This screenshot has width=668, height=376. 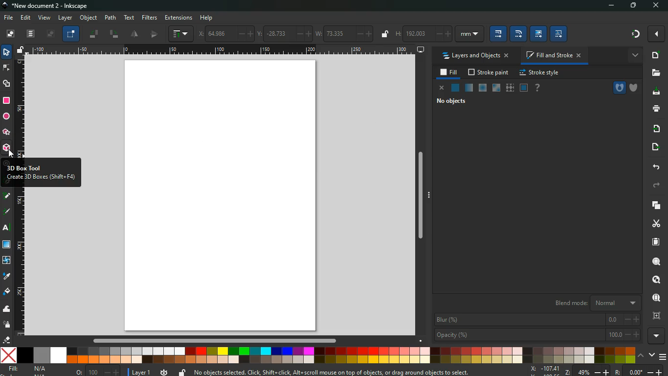 What do you see at coordinates (553, 56) in the screenshot?
I see `fill and stroke` at bounding box center [553, 56].